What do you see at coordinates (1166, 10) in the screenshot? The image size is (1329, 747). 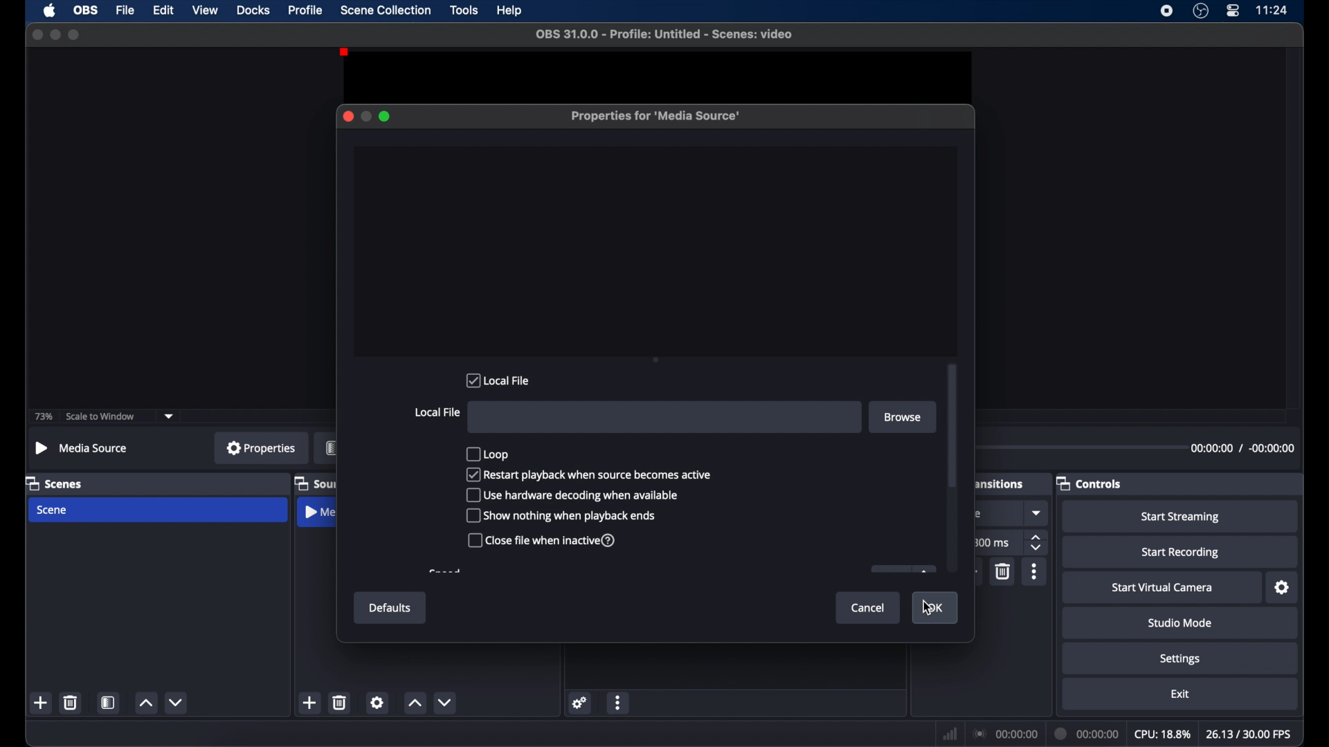 I see `screen recorder icon` at bounding box center [1166, 10].